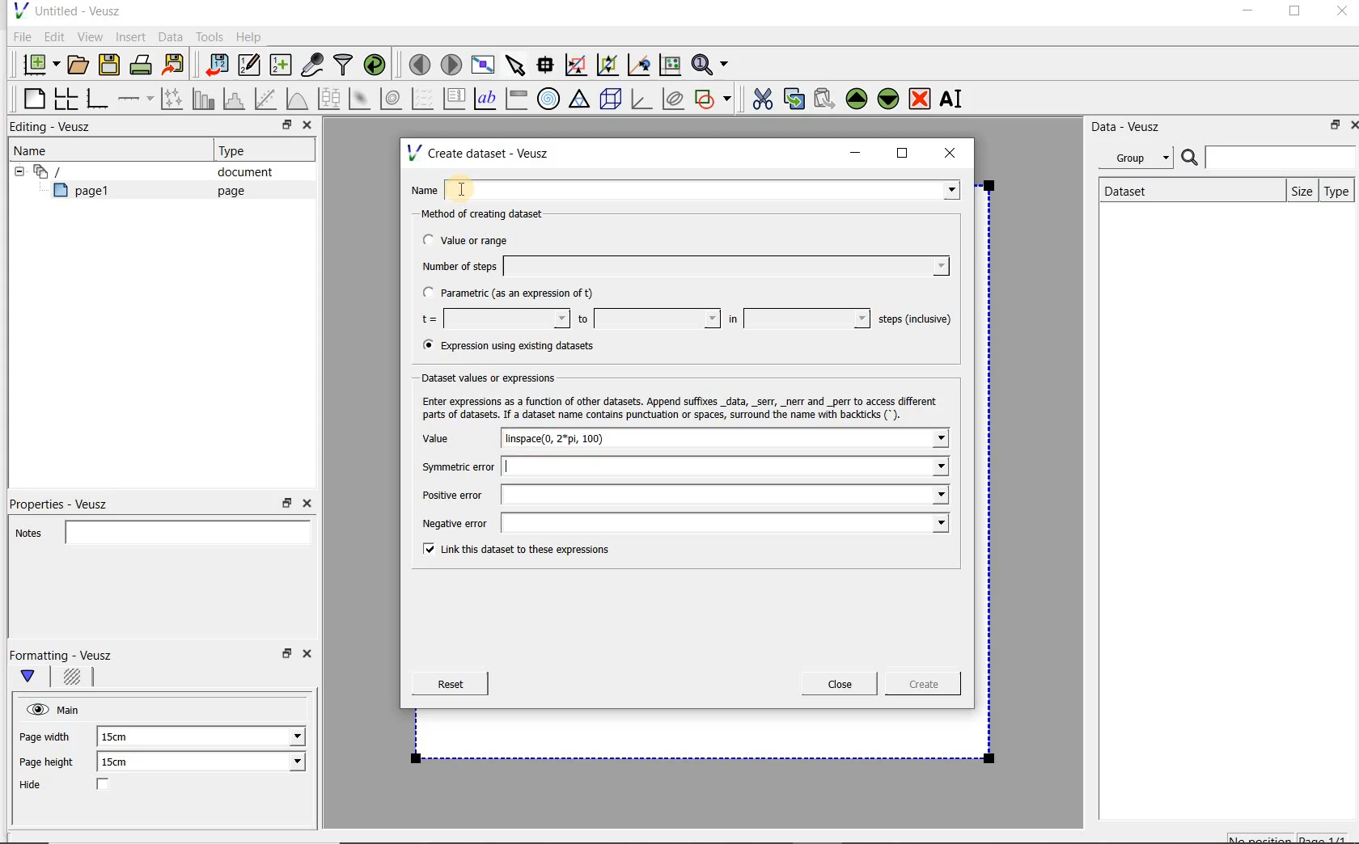  Describe the element at coordinates (516, 99) in the screenshot. I see `image color bar` at that location.